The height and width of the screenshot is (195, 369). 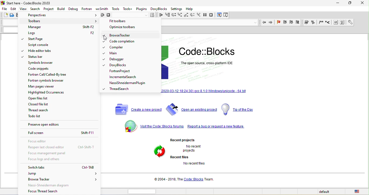 I want to click on status bar, so click(x=38, y=58).